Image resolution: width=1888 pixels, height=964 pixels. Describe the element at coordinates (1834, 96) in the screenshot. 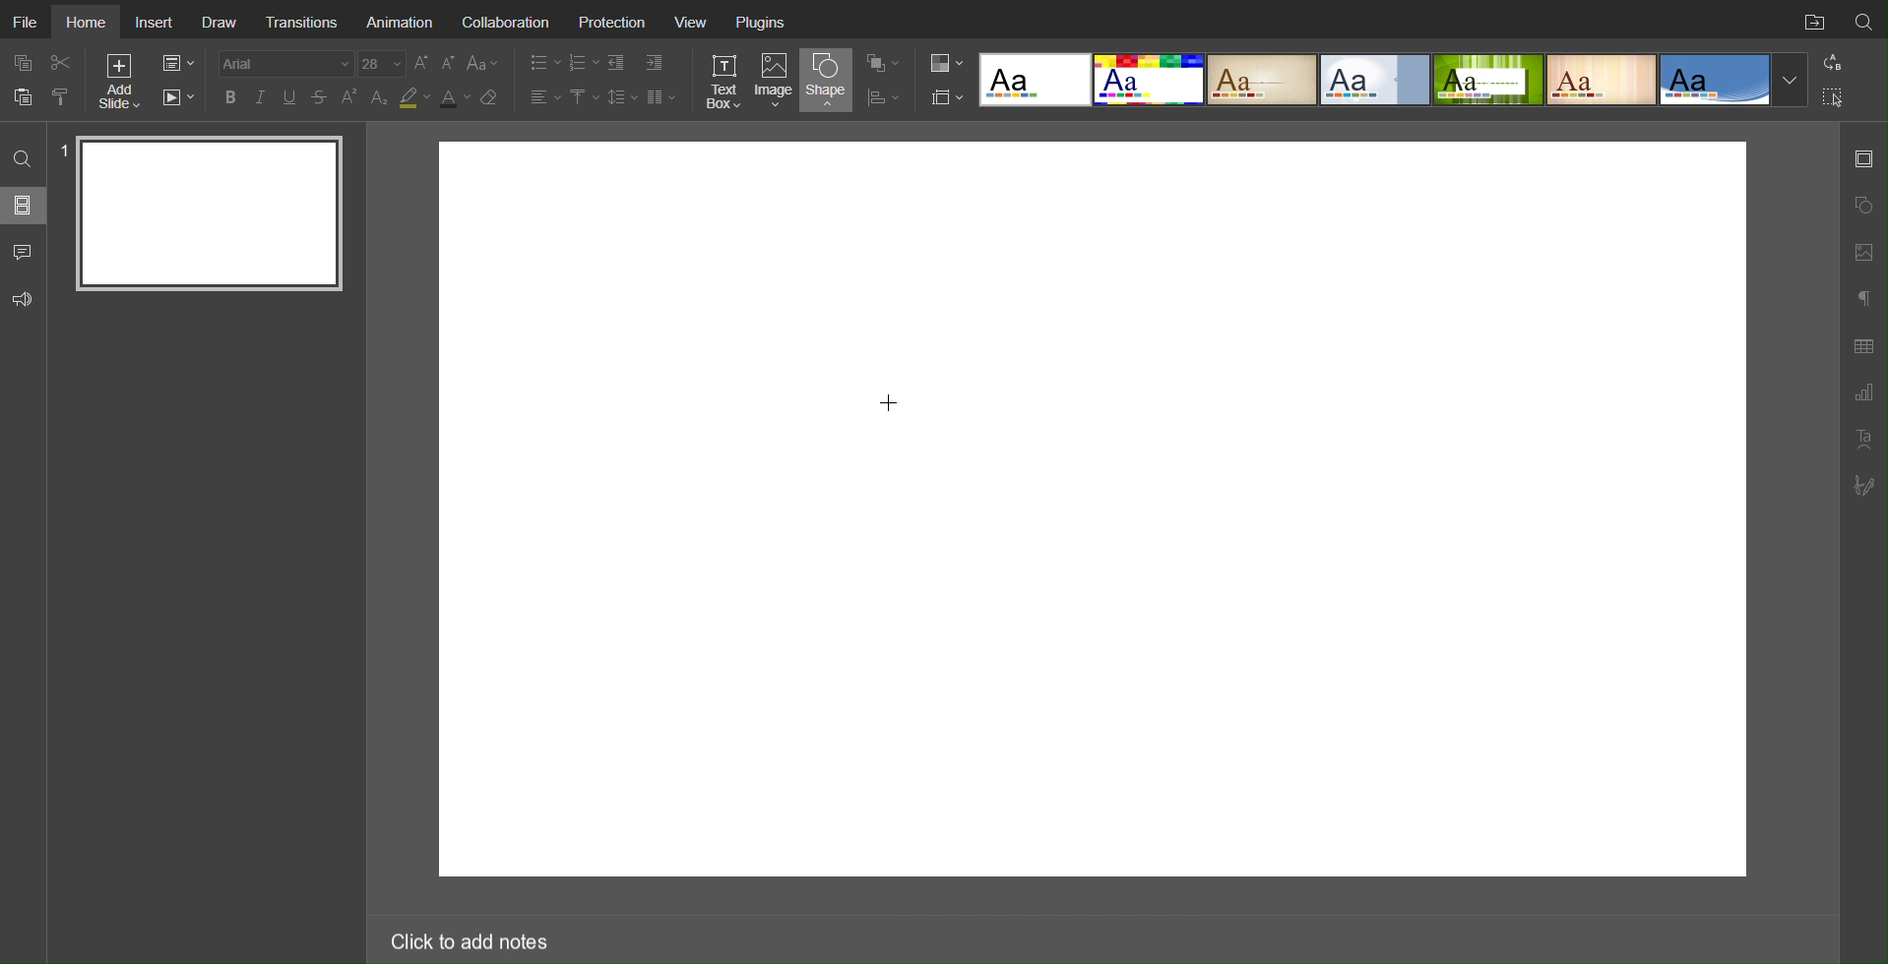

I see `Selection` at that location.